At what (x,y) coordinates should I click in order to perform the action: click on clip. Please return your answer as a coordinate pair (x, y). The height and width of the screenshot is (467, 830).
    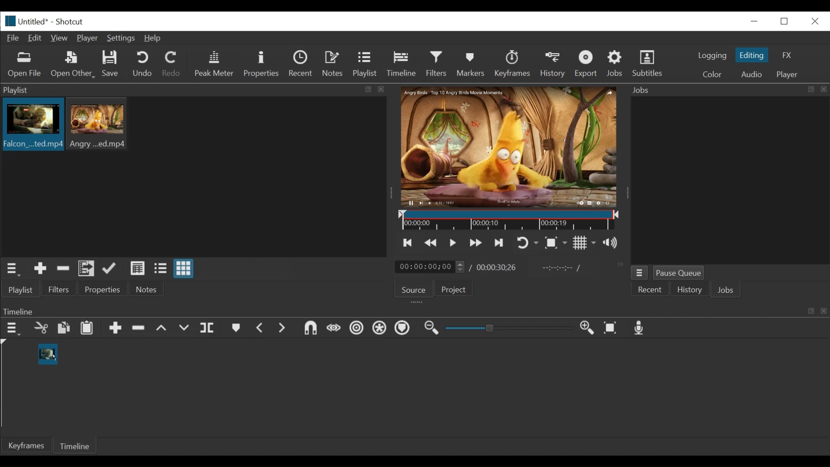
    Looking at the image, I should click on (32, 125).